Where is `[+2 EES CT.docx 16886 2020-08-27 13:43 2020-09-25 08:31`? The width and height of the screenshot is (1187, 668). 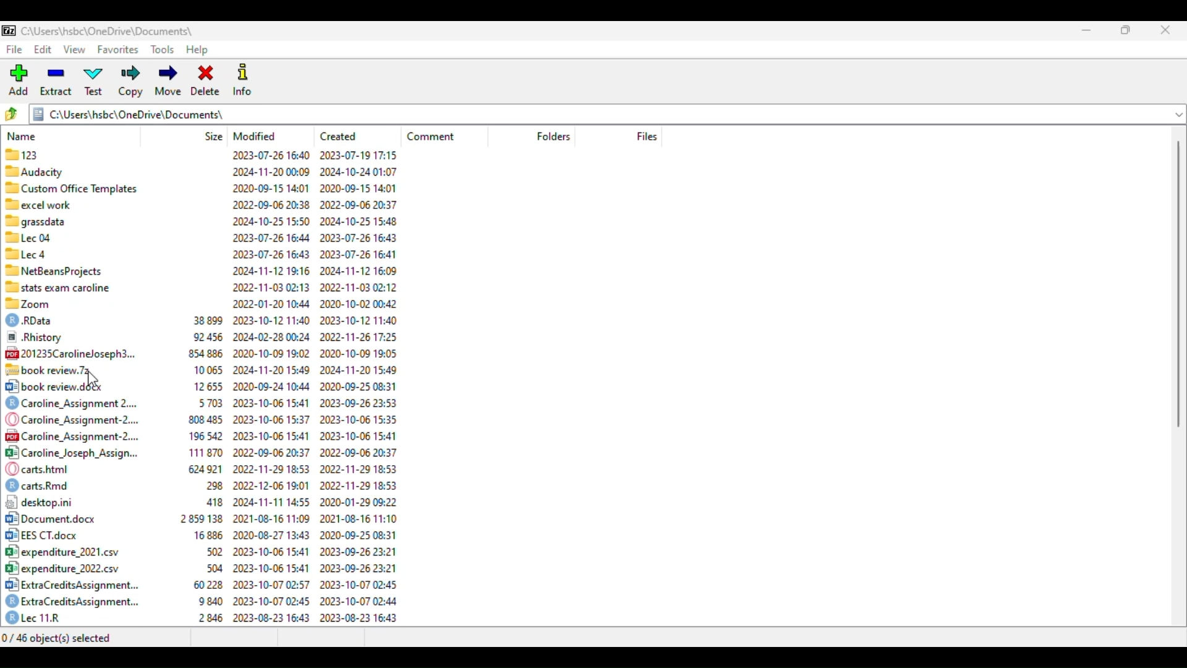 [+2 EES CT.docx 16886 2020-08-27 13:43 2020-09-25 08:31 is located at coordinates (201, 535).